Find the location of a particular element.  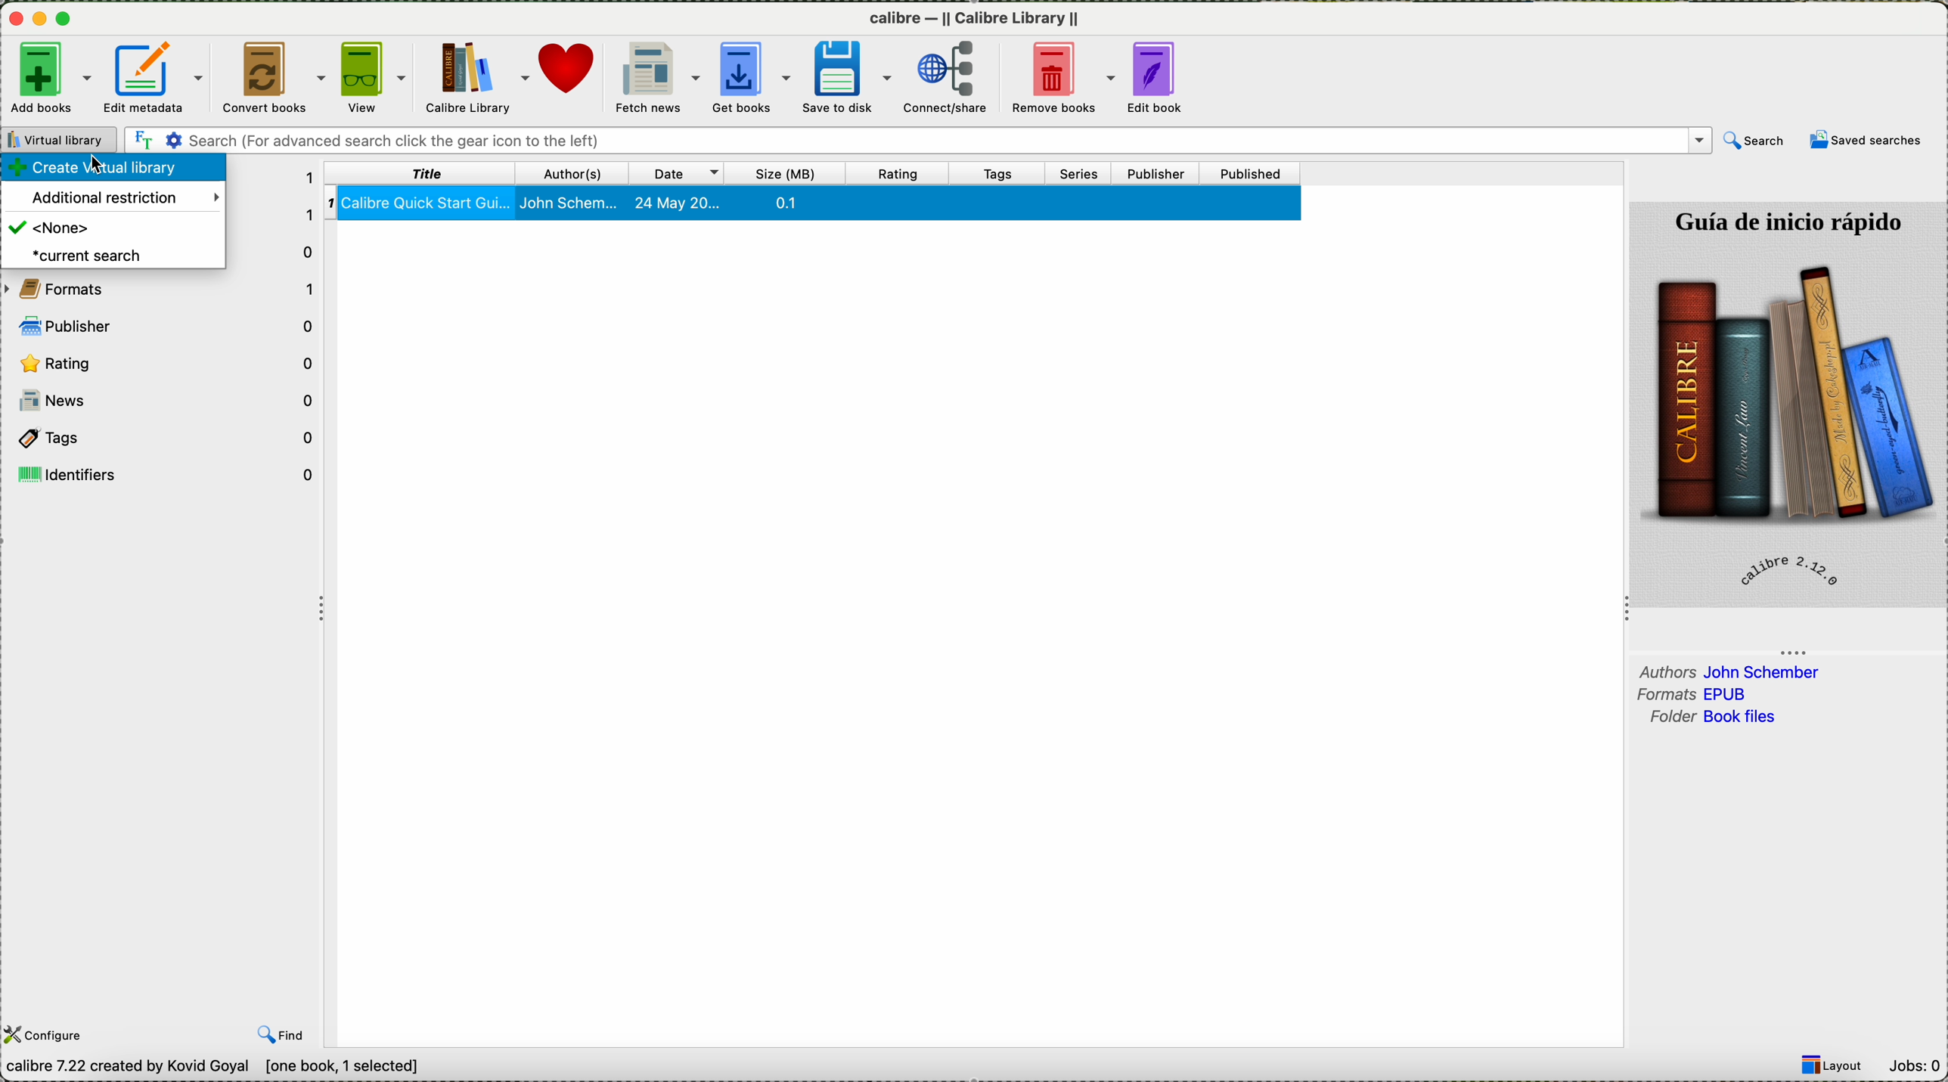

title is located at coordinates (419, 174).